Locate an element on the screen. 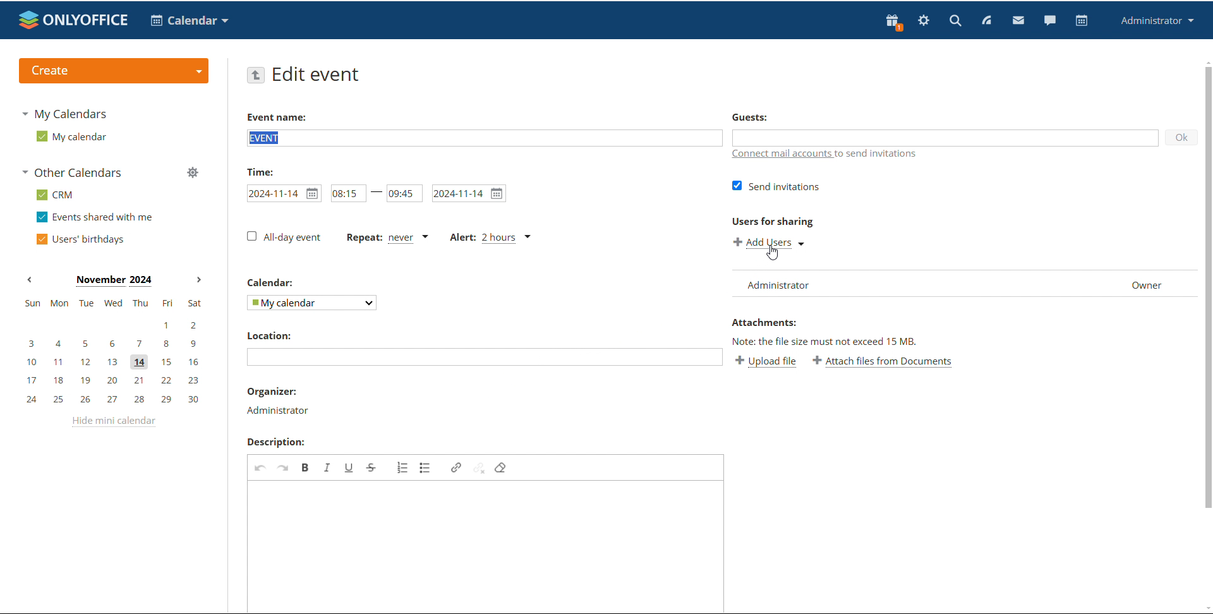 Image resolution: width=1213 pixels, height=614 pixels. add locaton is located at coordinates (485, 357).